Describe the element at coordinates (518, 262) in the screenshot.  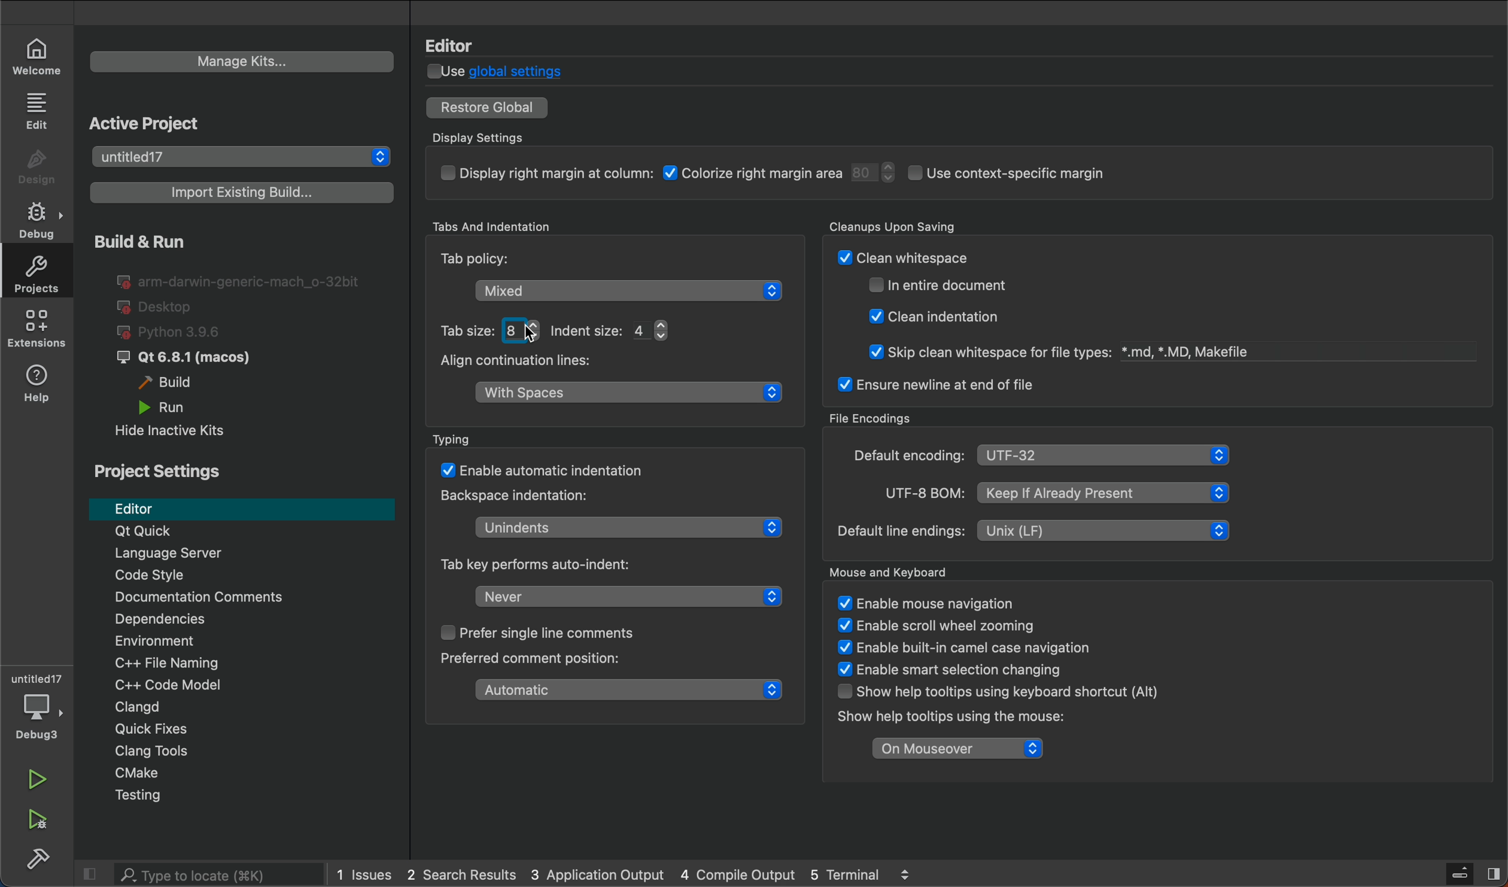
I see `Tab policy` at that location.